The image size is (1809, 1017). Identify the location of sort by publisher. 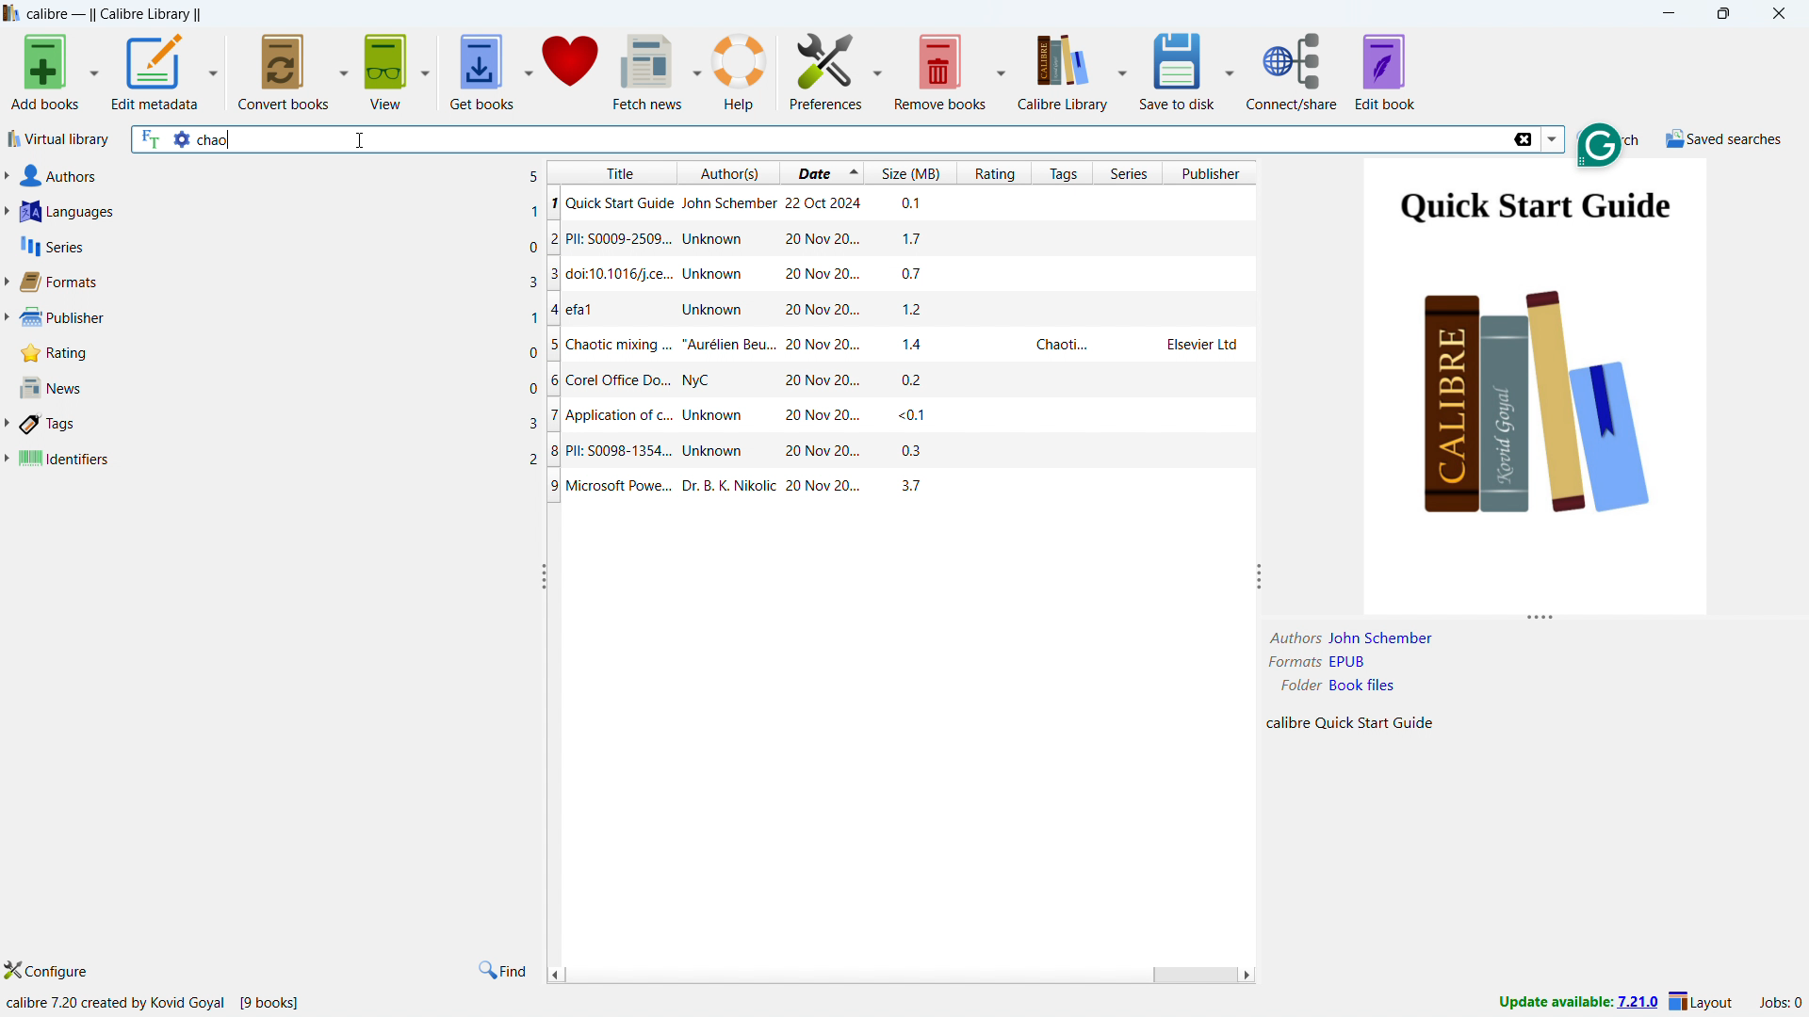
(1214, 172).